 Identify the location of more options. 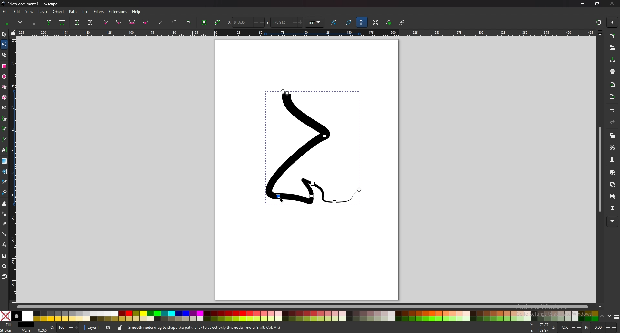
(21, 22).